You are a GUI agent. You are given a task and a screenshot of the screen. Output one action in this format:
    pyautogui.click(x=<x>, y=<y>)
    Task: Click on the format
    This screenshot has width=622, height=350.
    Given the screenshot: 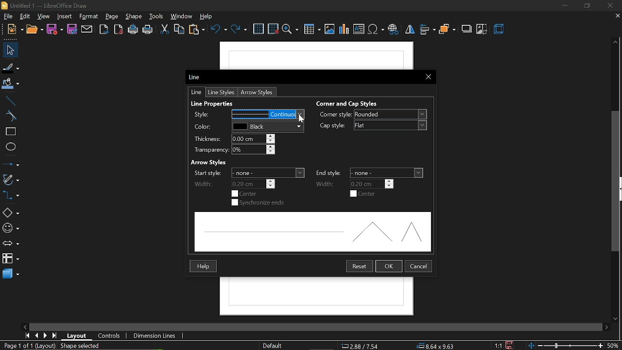 What is the action you would take?
    pyautogui.click(x=89, y=17)
    